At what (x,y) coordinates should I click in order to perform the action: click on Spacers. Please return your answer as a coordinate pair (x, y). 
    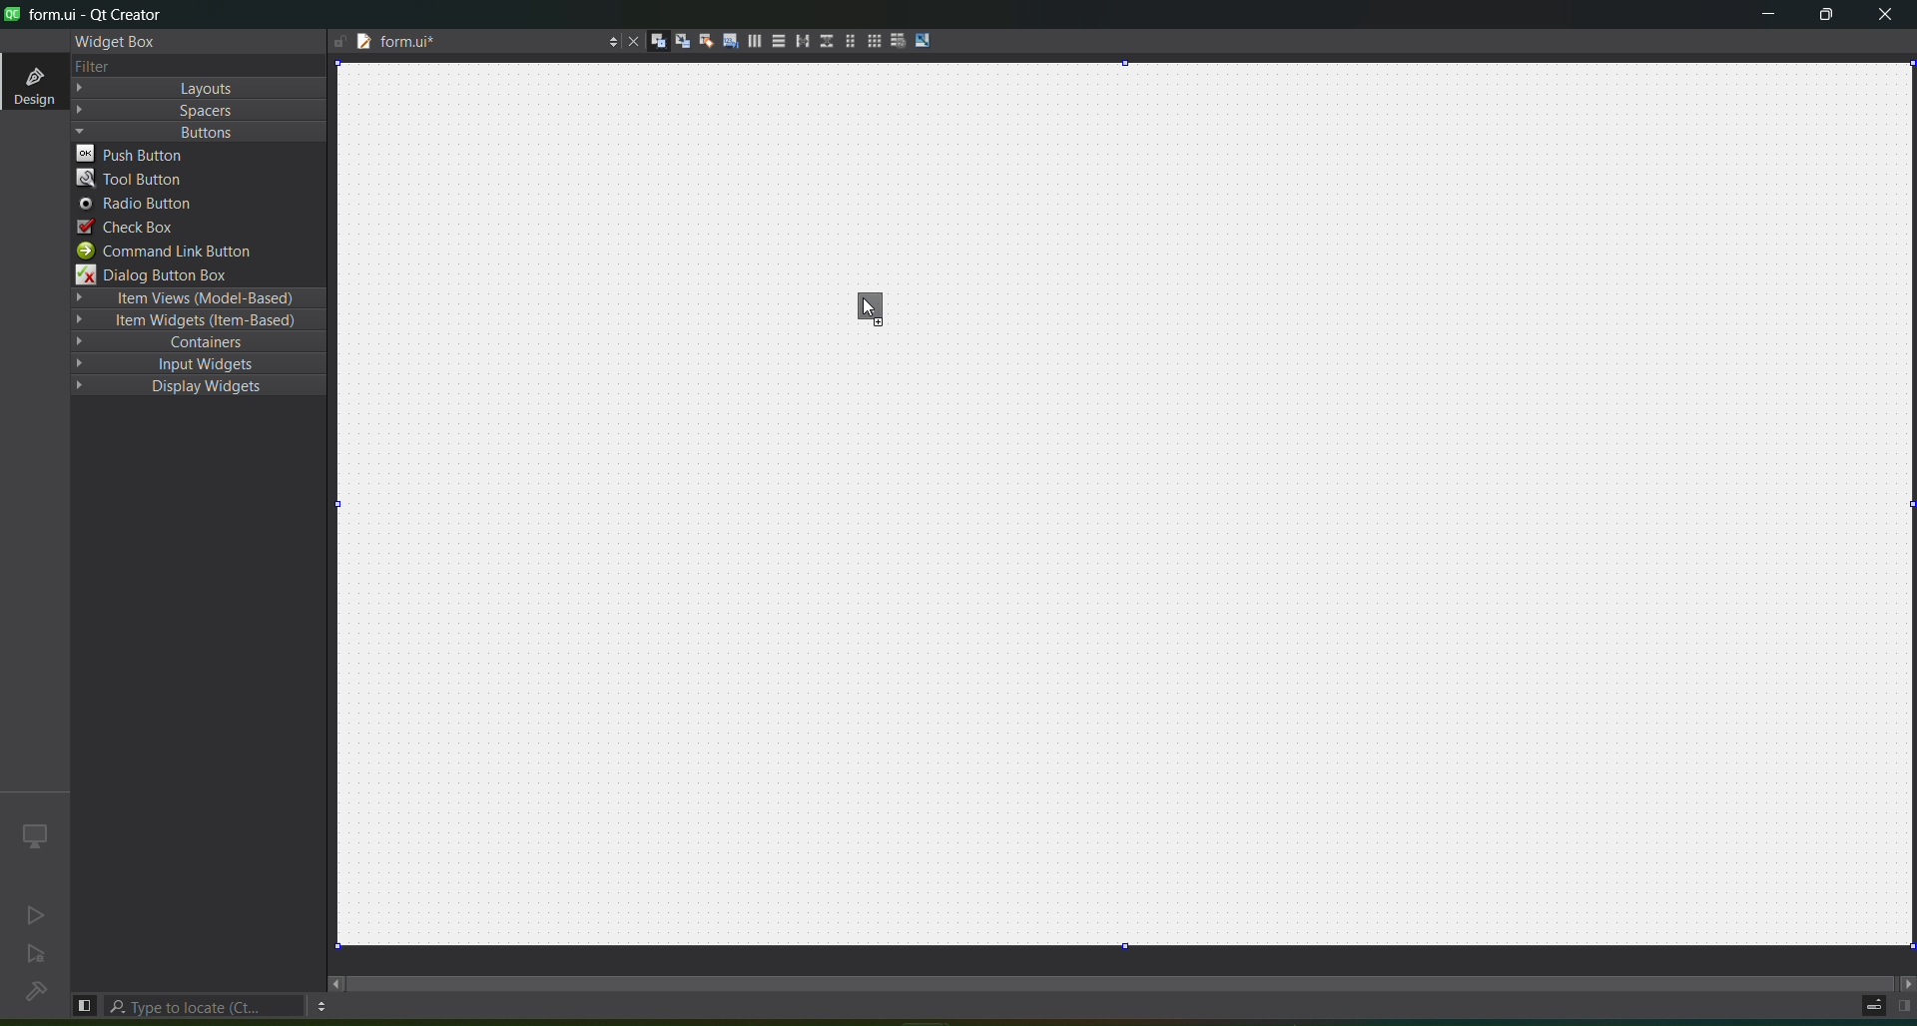
    Looking at the image, I should click on (201, 111).